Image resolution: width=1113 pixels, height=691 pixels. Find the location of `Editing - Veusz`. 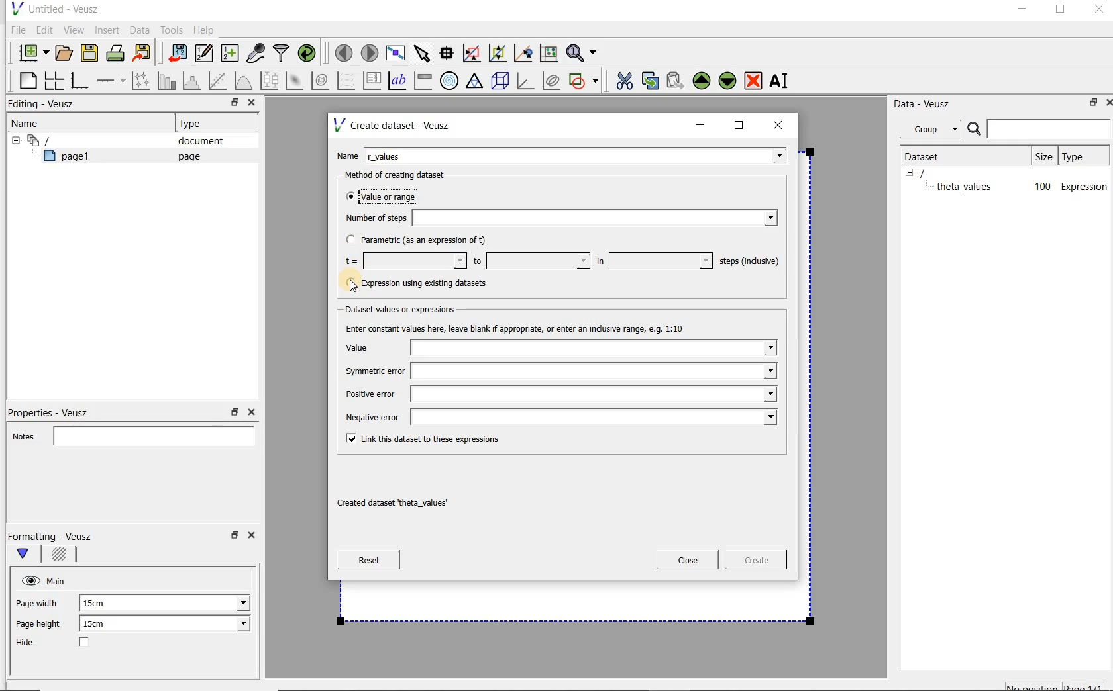

Editing - Veusz is located at coordinates (44, 105).